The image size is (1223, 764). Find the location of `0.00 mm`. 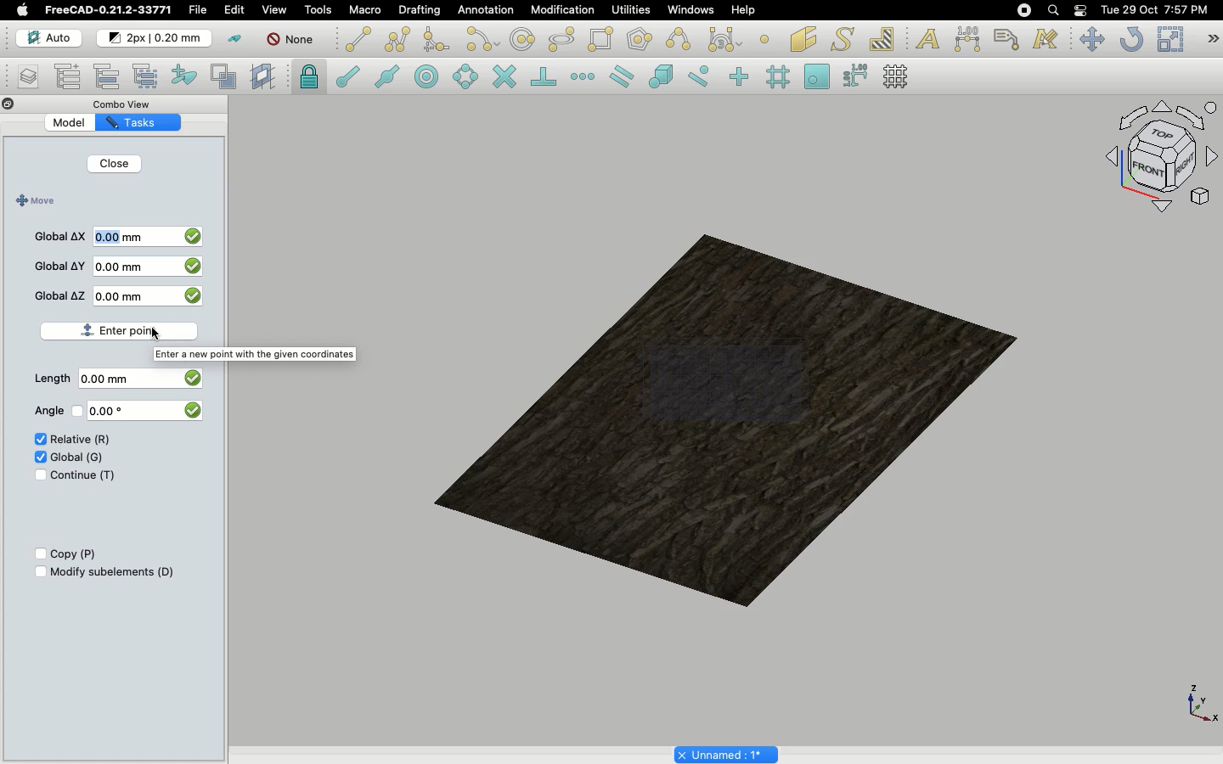

0.00 mm is located at coordinates (143, 379).